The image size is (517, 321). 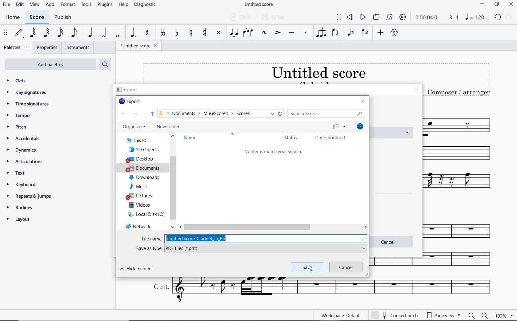 What do you see at coordinates (190, 33) in the screenshot?
I see `TOGGLE NATURAL` at bounding box center [190, 33].